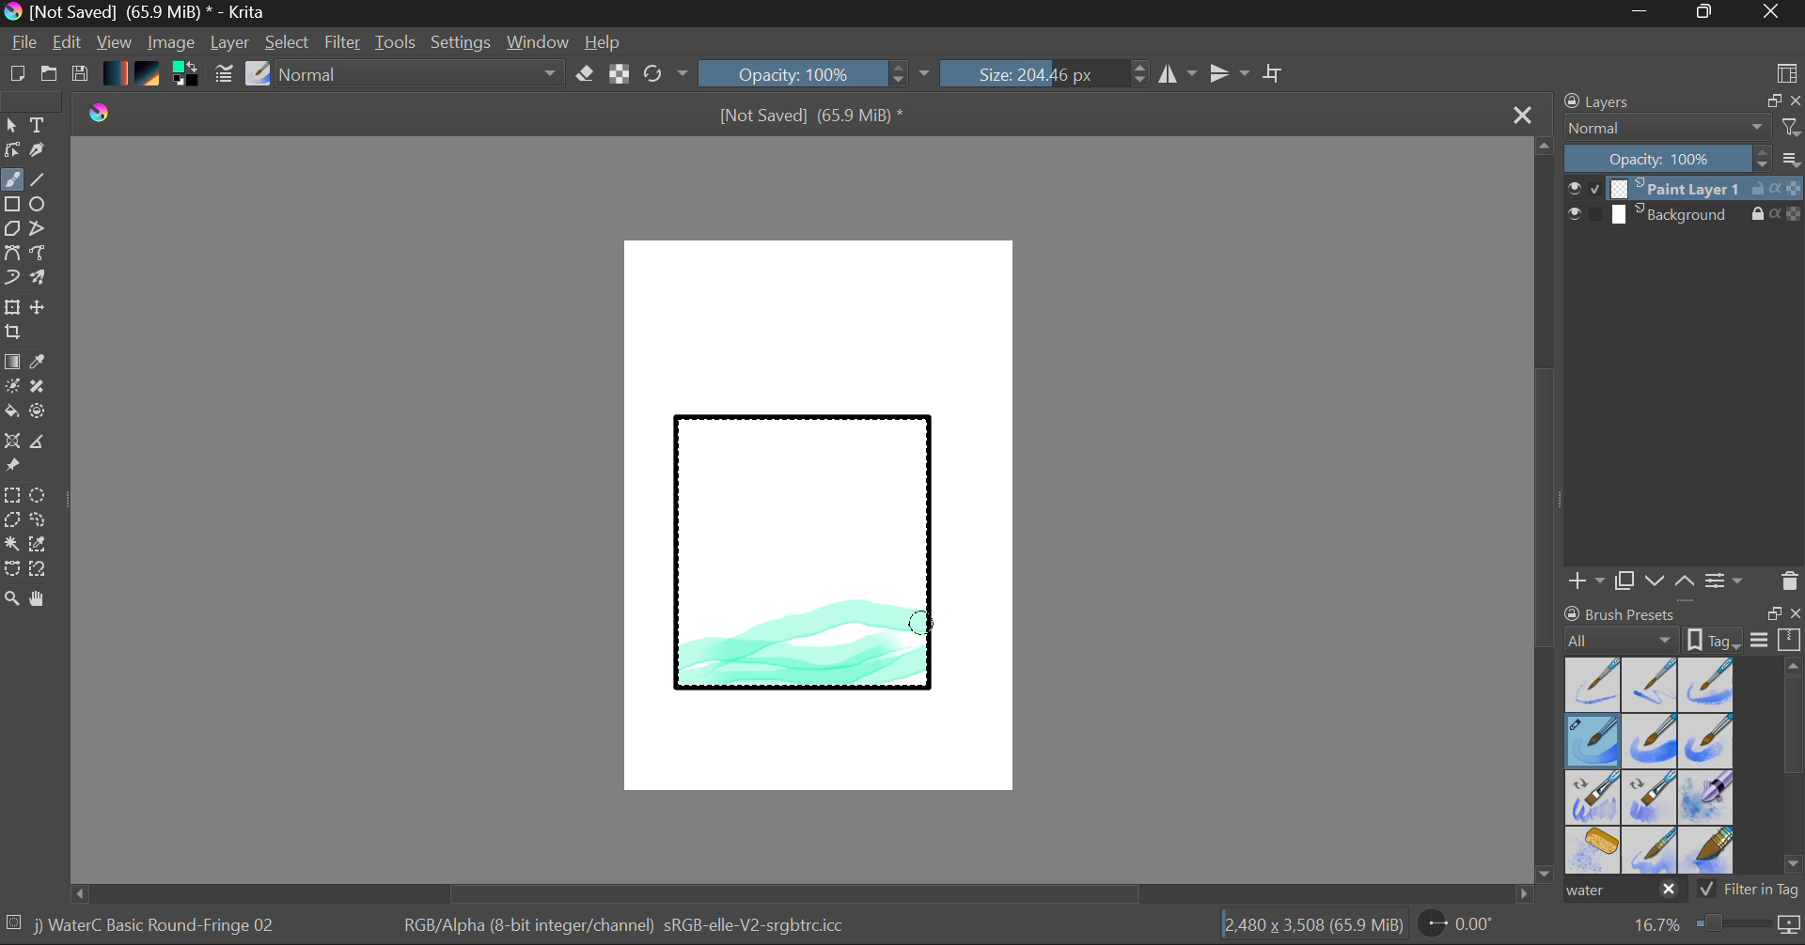 This screenshot has height=945, width=1805. I want to click on Rectangle Shape Selected, so click(805, 571).